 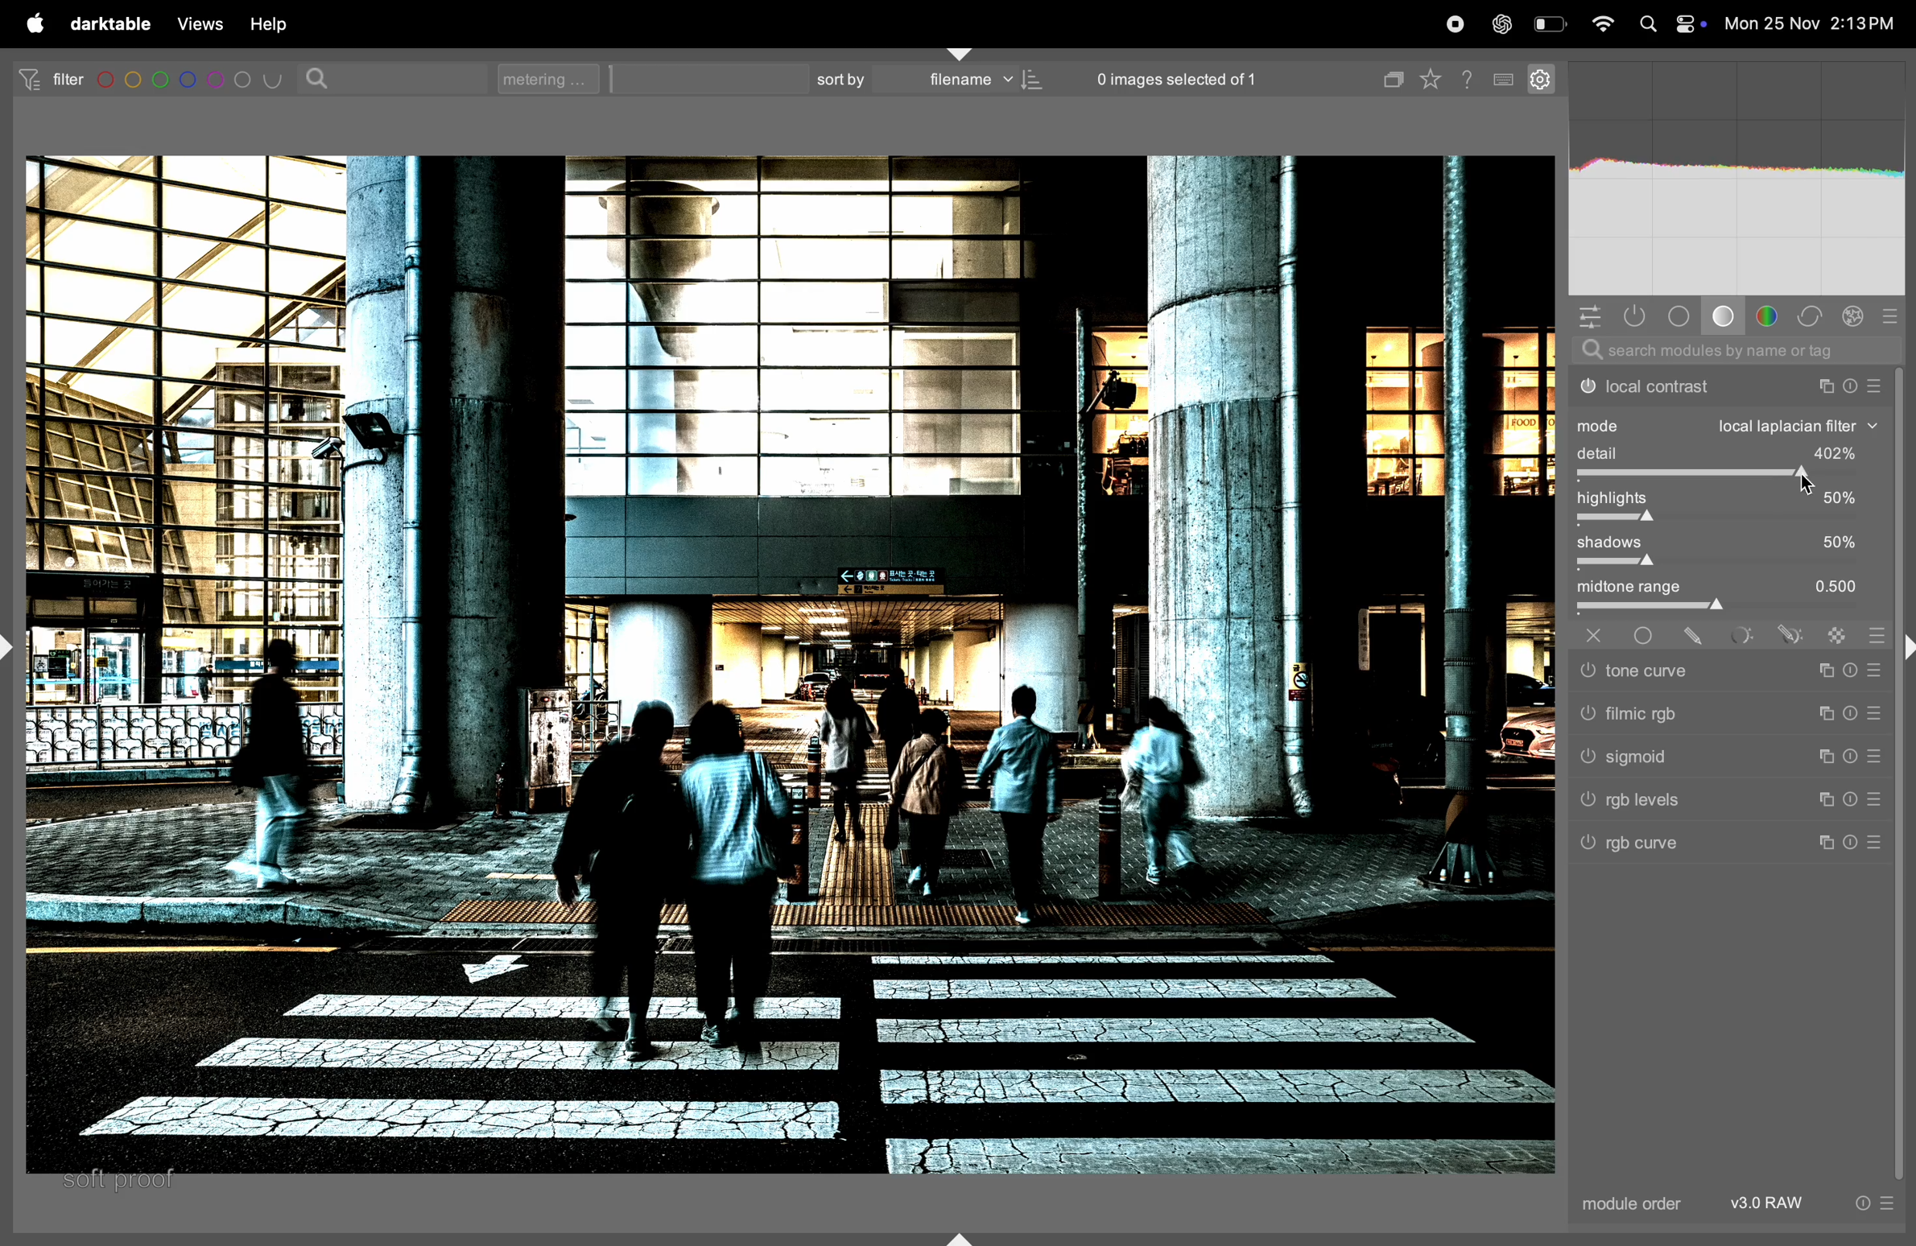 I want to click on tone curve, so click(x=1716, y=671).